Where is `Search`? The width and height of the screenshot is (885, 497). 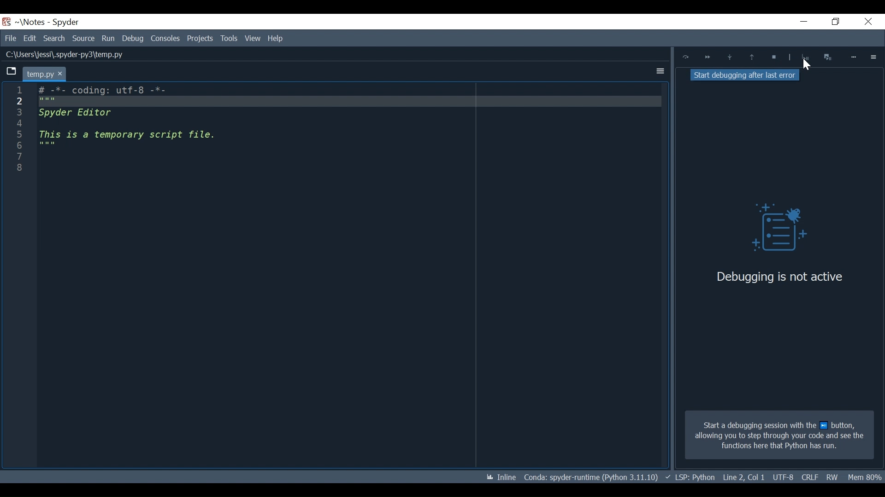 Search is located at coordinates (55, 38).